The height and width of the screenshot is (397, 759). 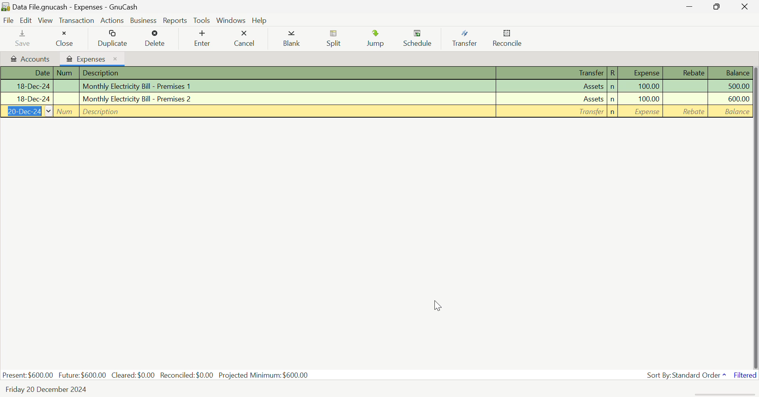 What do you see at coordinates (686, 73) in the screenshot?
I see `Rebate` at bounding box center [686, 73].